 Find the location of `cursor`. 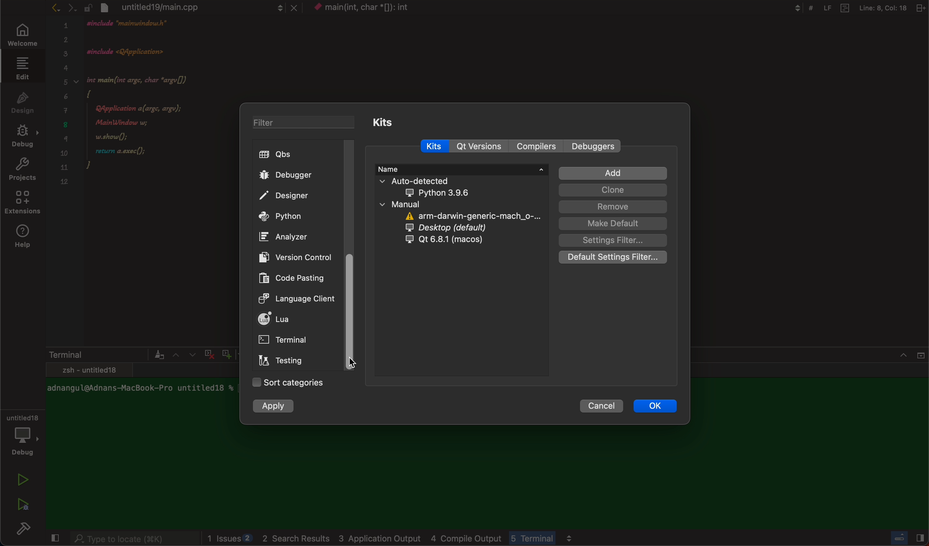

cursor is located at coordinates (354, 362).